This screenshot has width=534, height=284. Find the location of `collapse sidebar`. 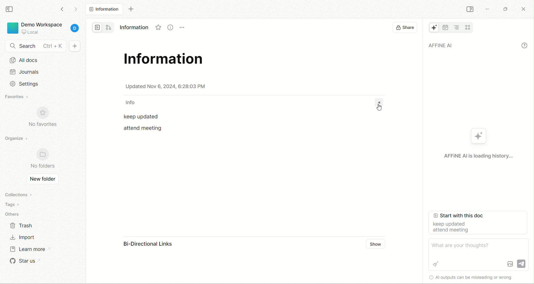

collapse sidebar is located at coordinates (9, 9).